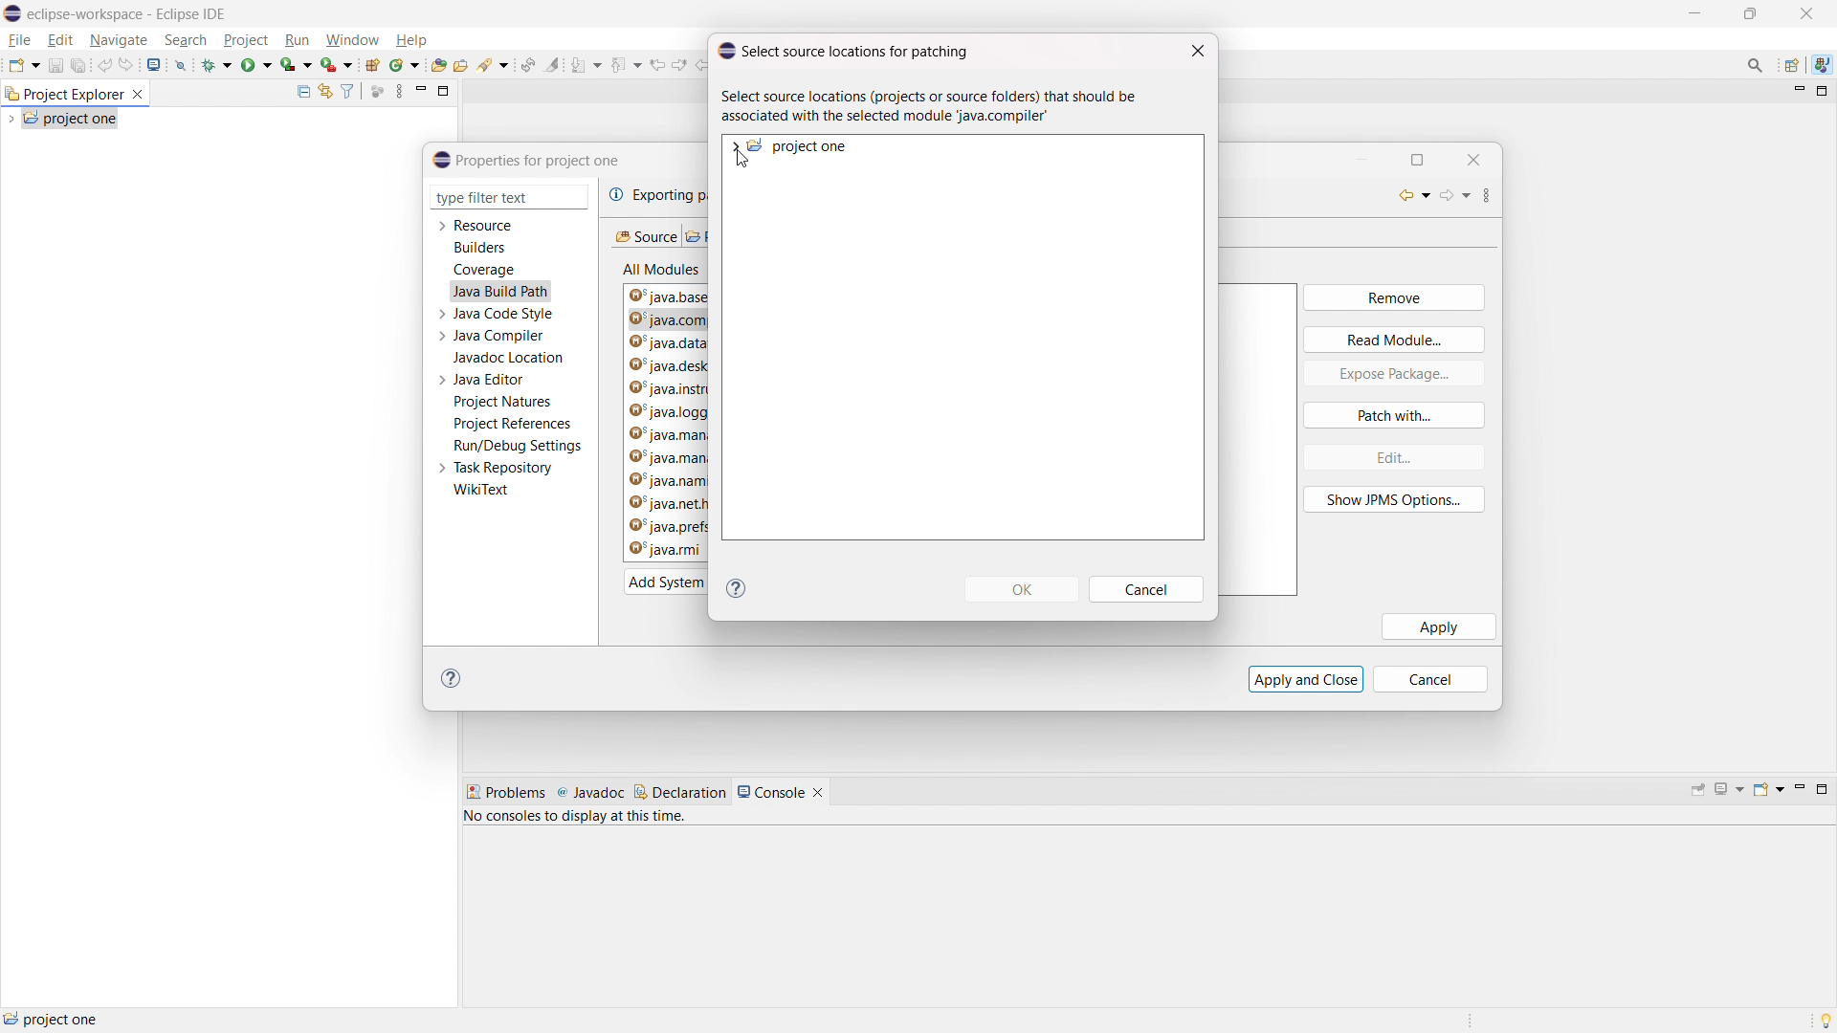 The width and height of the screenshot is (1837, 1033). I want to click on java compiler, so click(501, 336).